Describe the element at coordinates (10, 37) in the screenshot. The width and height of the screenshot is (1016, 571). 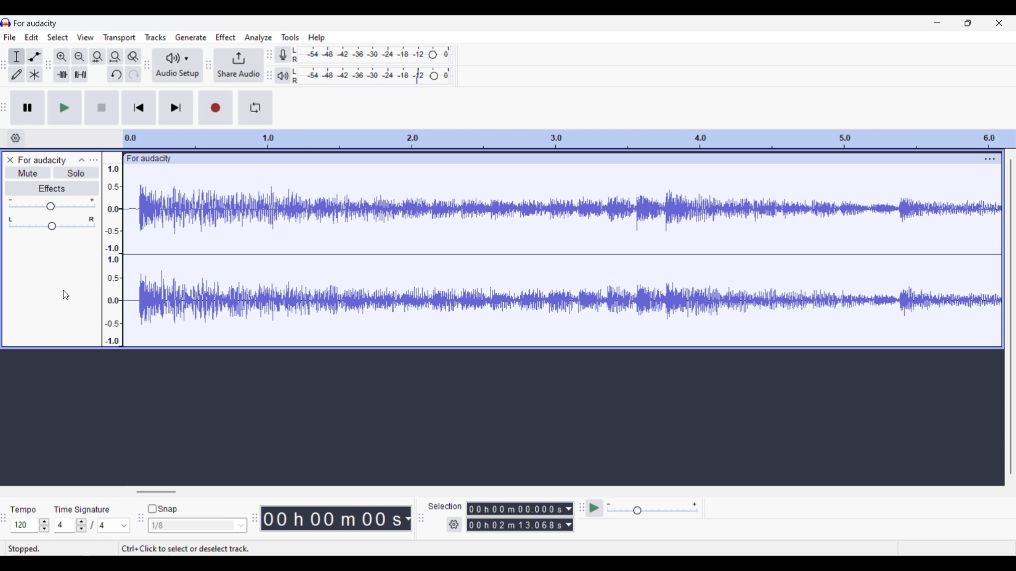
I see `File` at that location.